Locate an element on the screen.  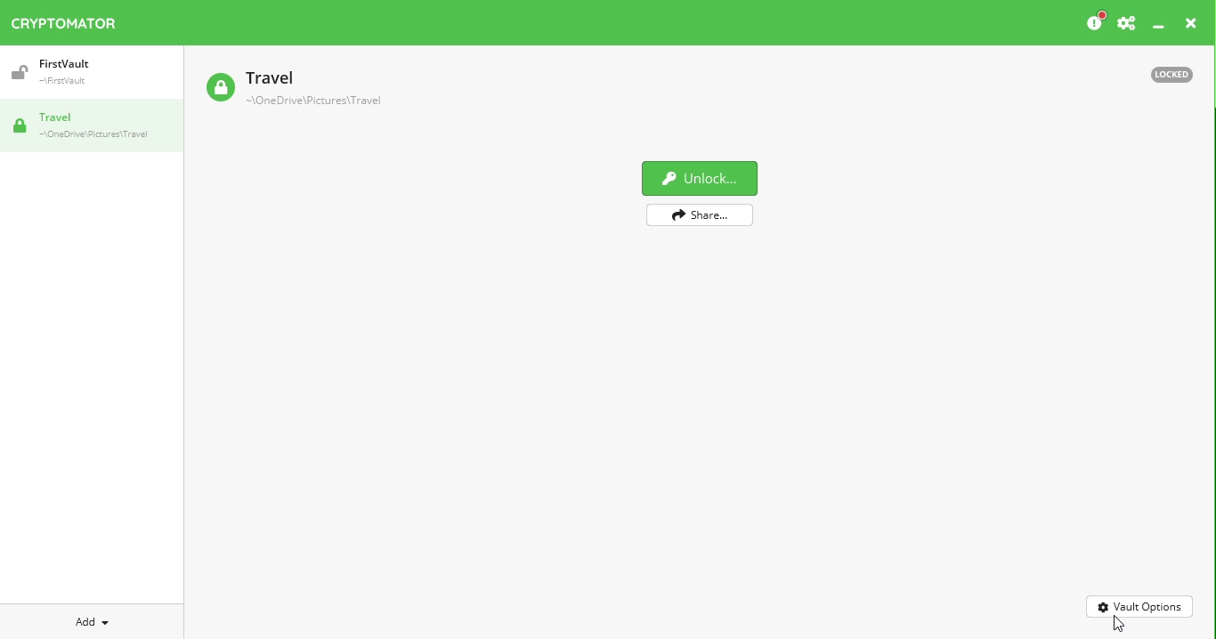
Cryptomator icon is located at coordinates (73, 20).